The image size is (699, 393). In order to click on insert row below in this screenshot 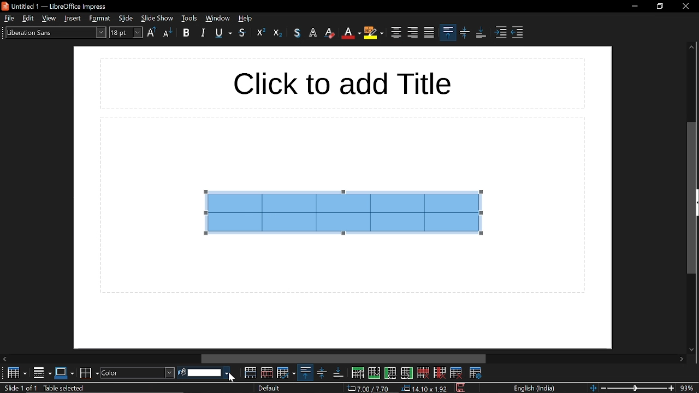, I will do `click(375, 372)`.